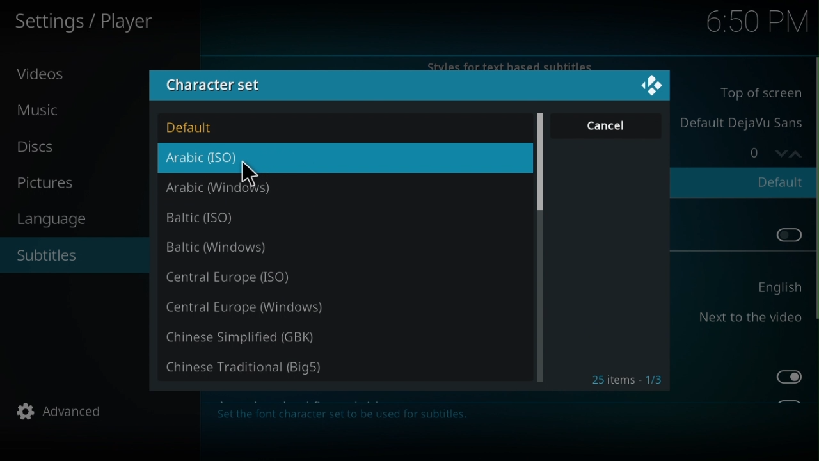 The width and height of the screenshot is (819, 461). Describe the element at coordinates (206, 216) in the screenshot. I see `Baltic (ISO)` at that location.